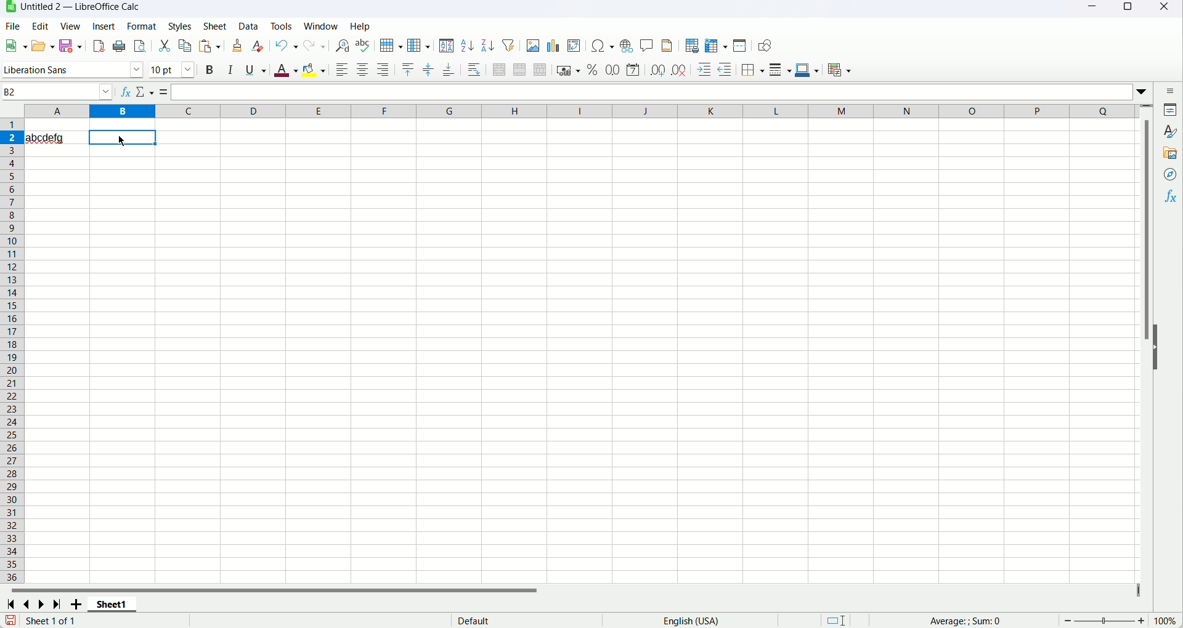 Image resolution: width=1183 pixels, height=628 pixels. What do you see at coordinates (625, 46) in the screenshot?
I see `insert hyperlink` at bounding box center [625, 46].